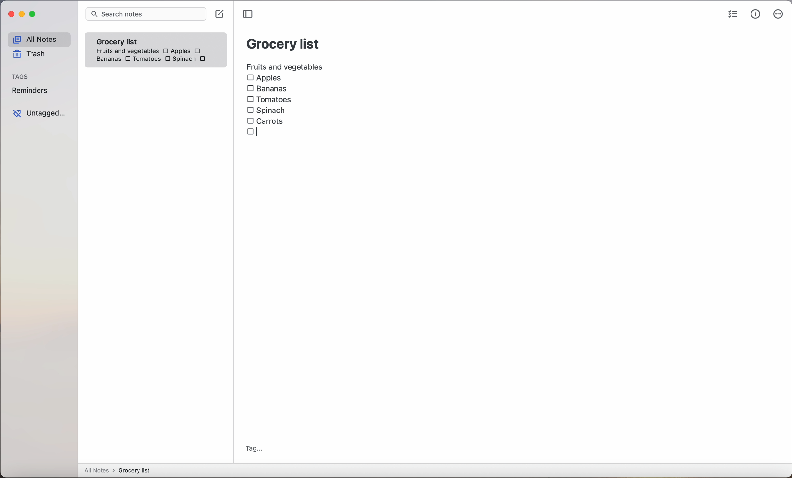  Describe the element at coordinates (249, 14) in the screenshot. I see `toggle sidebar` at that location.